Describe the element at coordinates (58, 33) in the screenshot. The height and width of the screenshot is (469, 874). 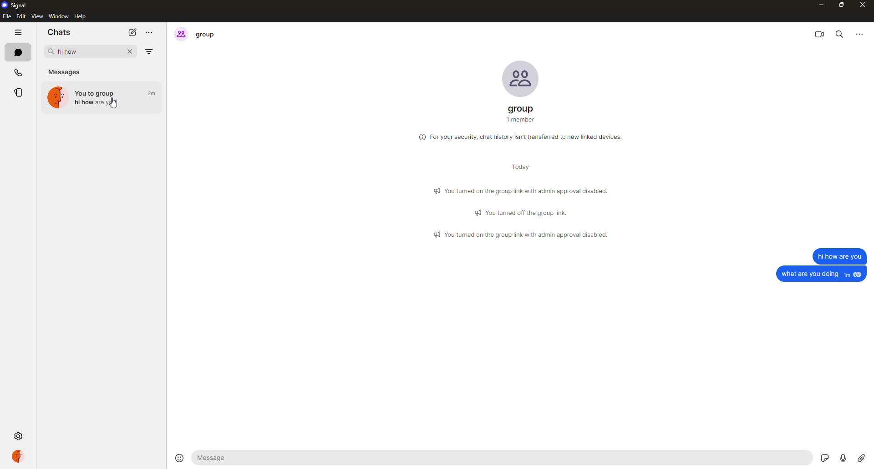
I see `chats` at that location.